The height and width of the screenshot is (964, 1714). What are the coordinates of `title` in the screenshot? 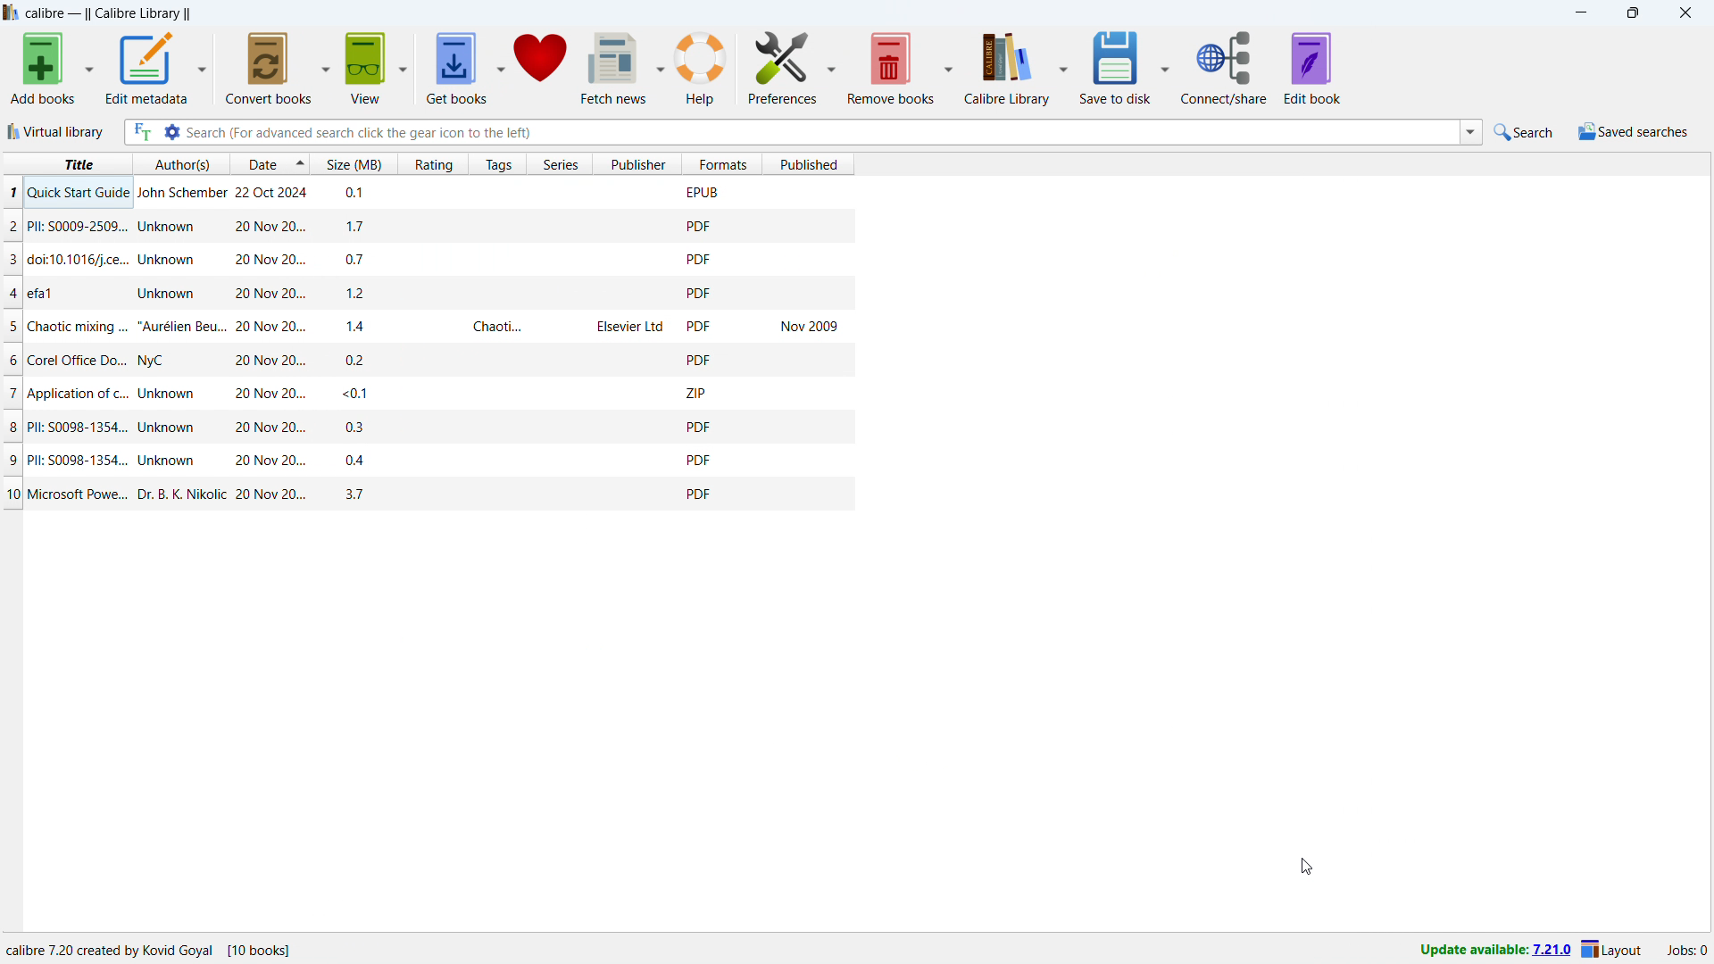 It's located at (108, 13).